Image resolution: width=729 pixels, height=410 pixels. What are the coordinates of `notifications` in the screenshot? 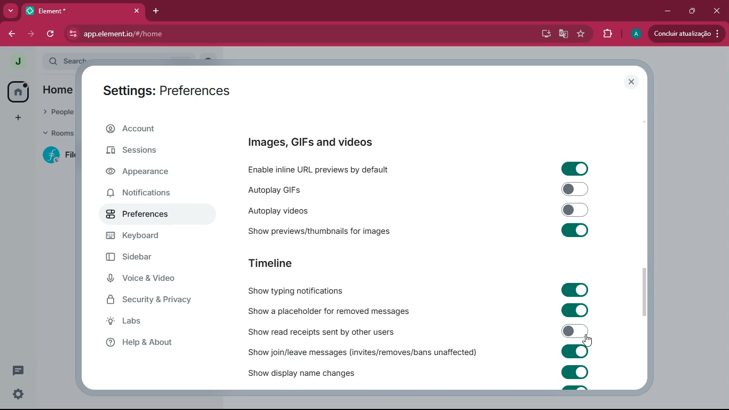 It's located at (149, 194).